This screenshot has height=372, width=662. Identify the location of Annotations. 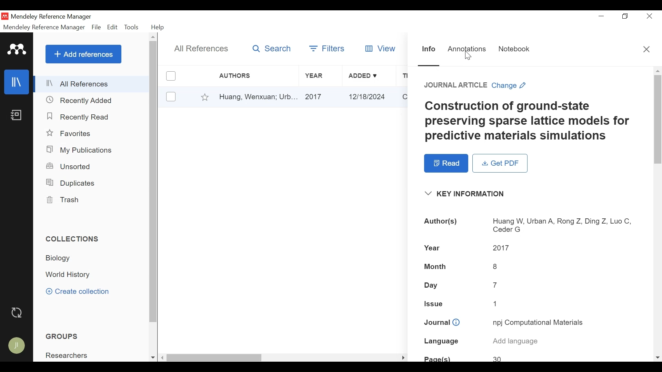
(467, 50).